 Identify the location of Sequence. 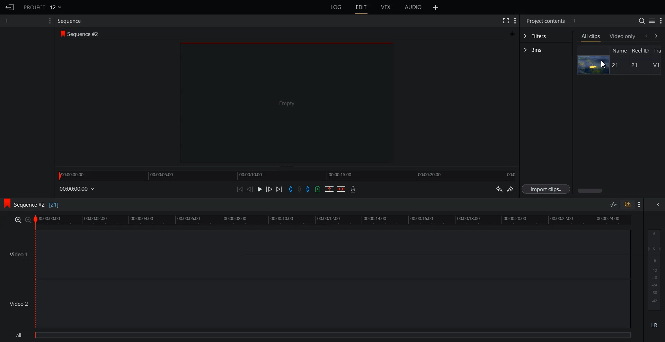
(71, 21).